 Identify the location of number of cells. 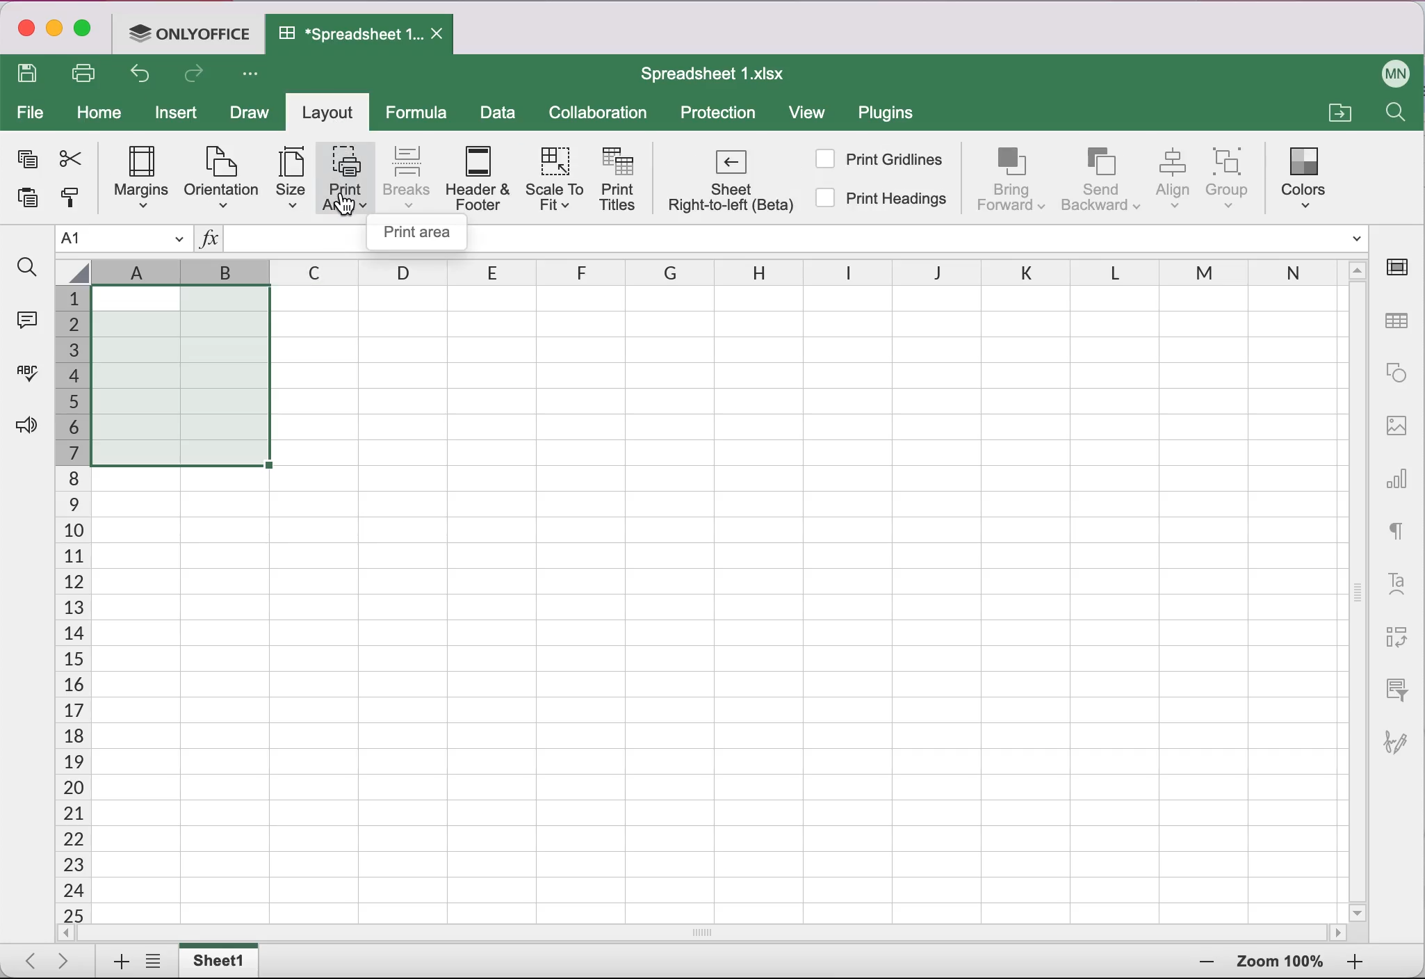
(70, 606).